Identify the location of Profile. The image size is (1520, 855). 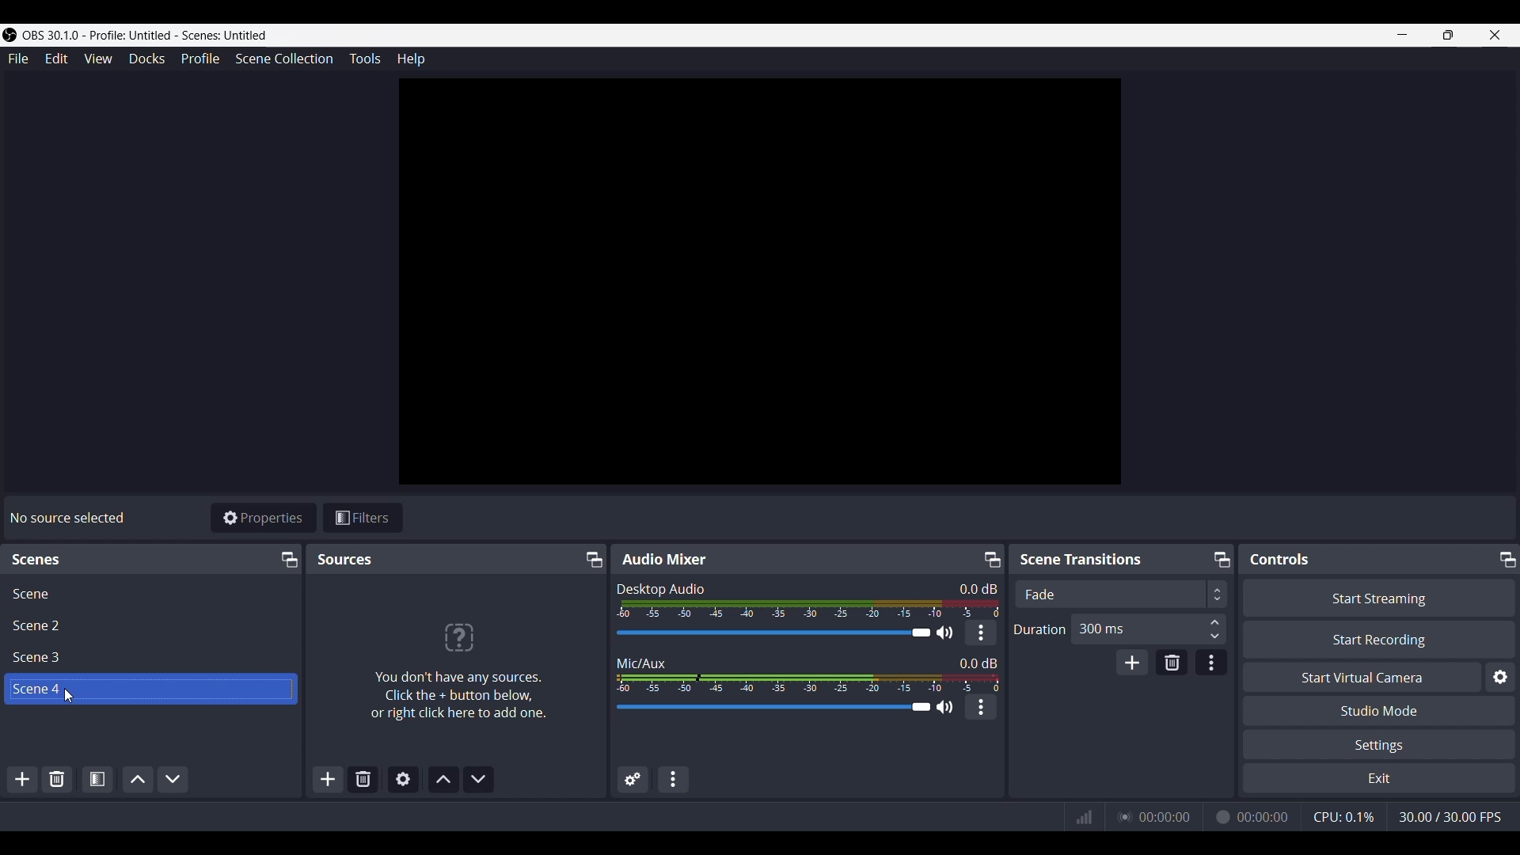
(202, 58).